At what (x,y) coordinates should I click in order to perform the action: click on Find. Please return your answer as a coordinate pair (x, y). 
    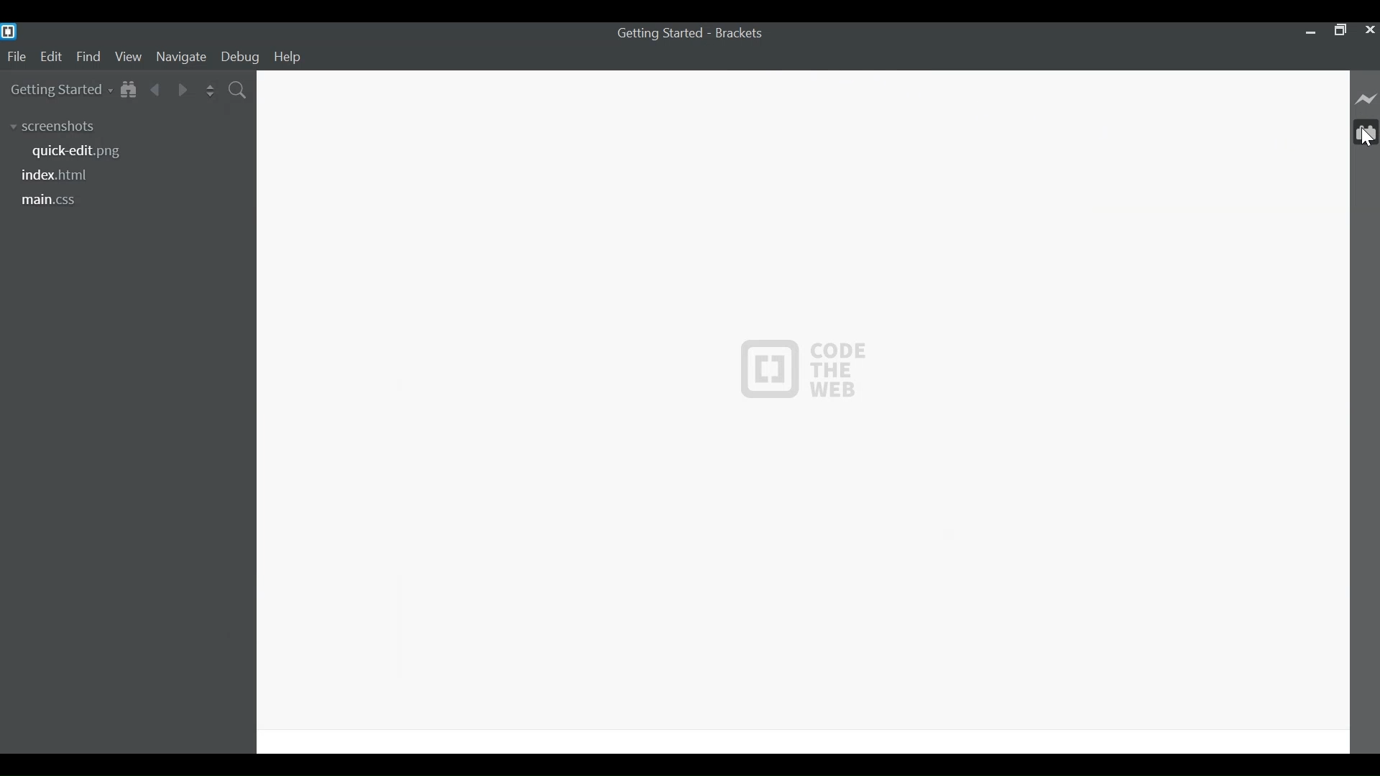
    Looking at the image, I should click on (88, 57).